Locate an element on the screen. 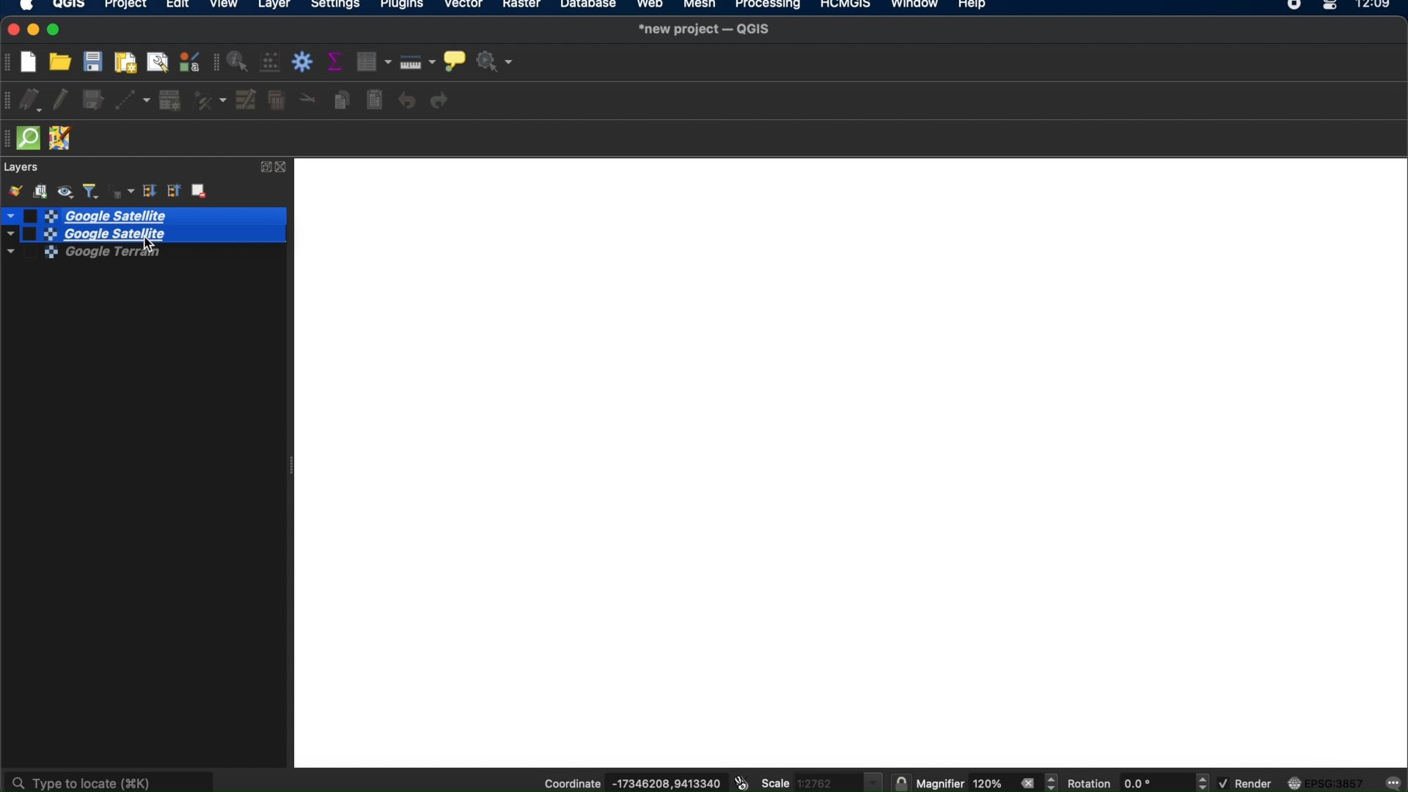 Image resolution: width=1408 pixels, height=792 pixels. current edits is located at coordinates (34, 101).